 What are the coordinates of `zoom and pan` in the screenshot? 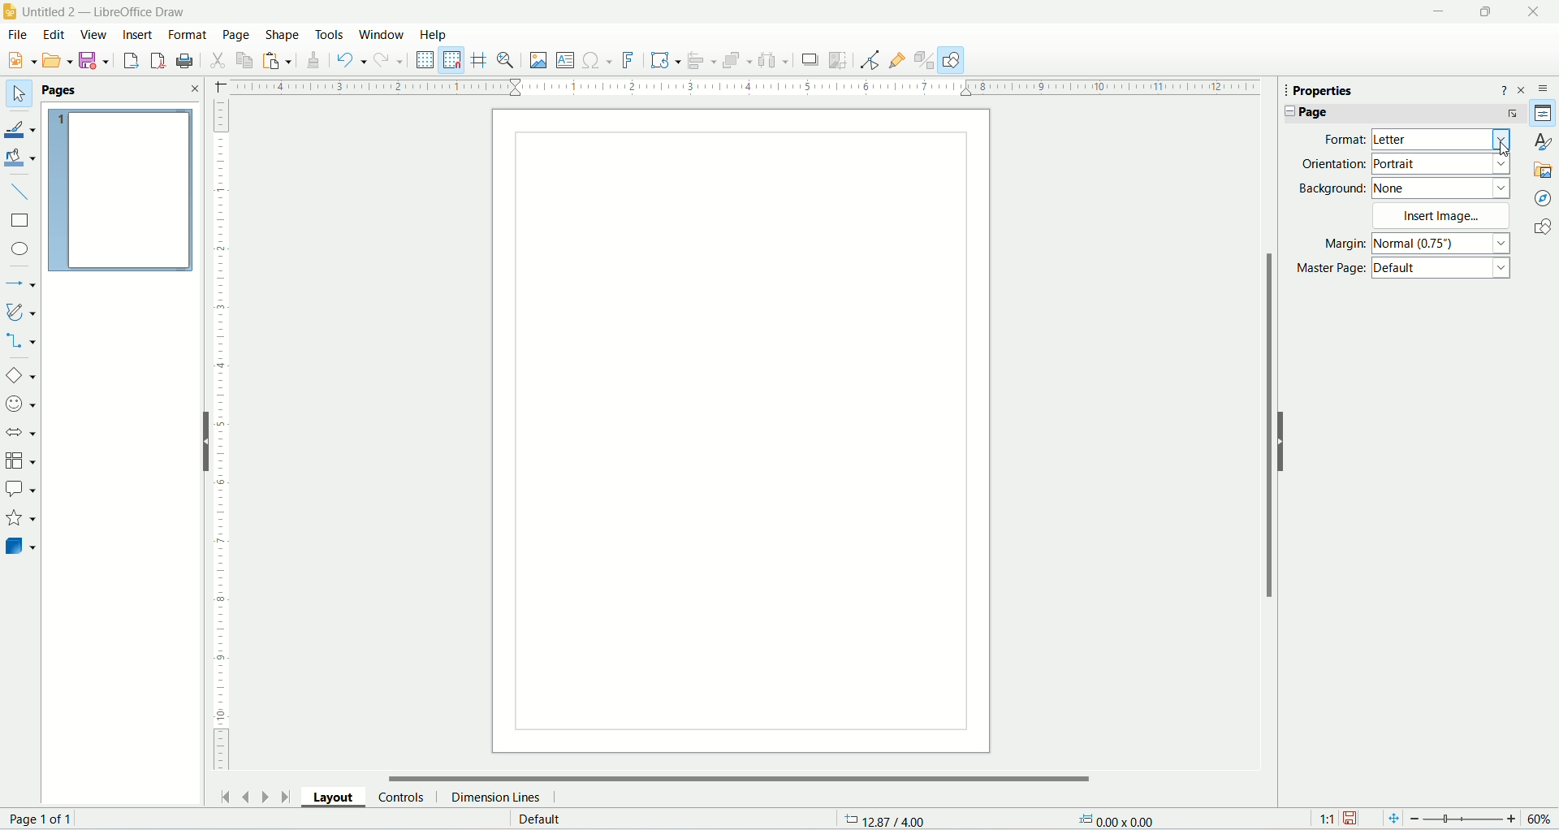 It's located at (507, 61).